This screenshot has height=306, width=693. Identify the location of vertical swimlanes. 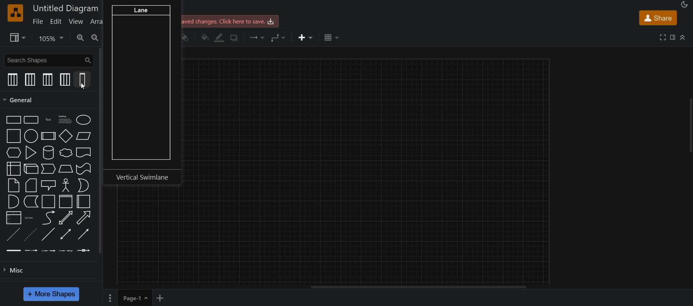
(83, 80).